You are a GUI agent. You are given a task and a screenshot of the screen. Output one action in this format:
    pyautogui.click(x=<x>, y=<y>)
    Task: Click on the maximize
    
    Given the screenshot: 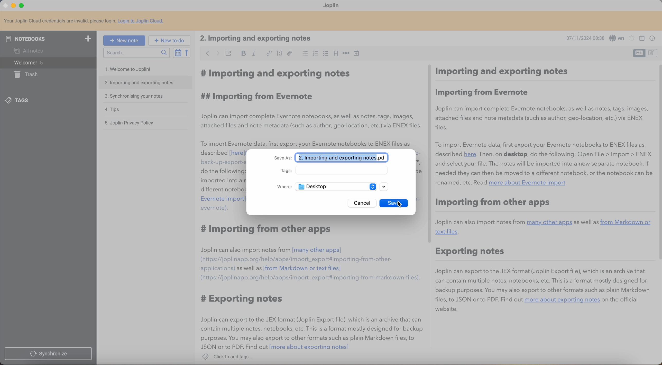 What is the action you would take?
    pyautogui.click(x=22, y=5)
    